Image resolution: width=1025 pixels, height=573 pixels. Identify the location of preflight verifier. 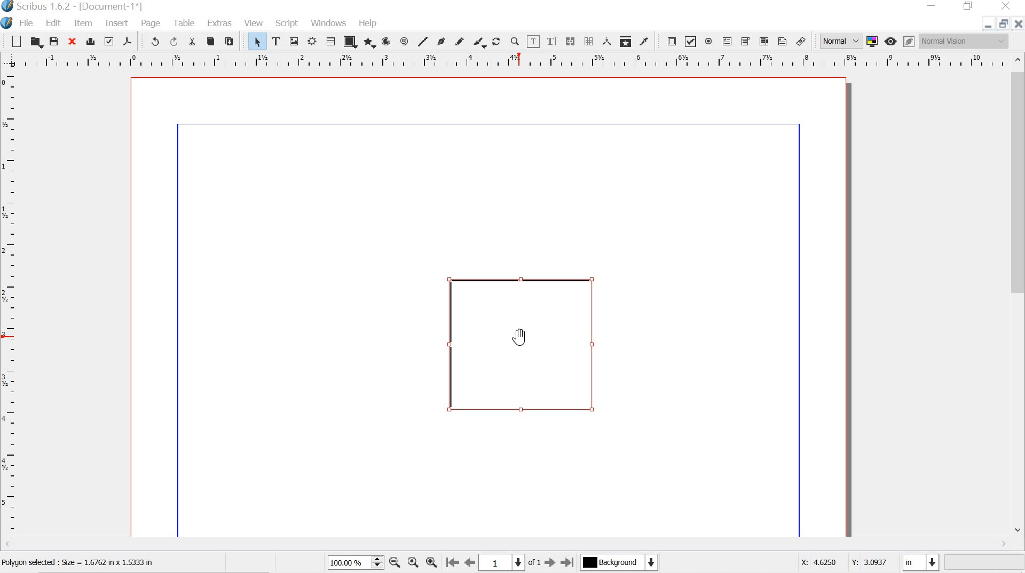
(109, 41).